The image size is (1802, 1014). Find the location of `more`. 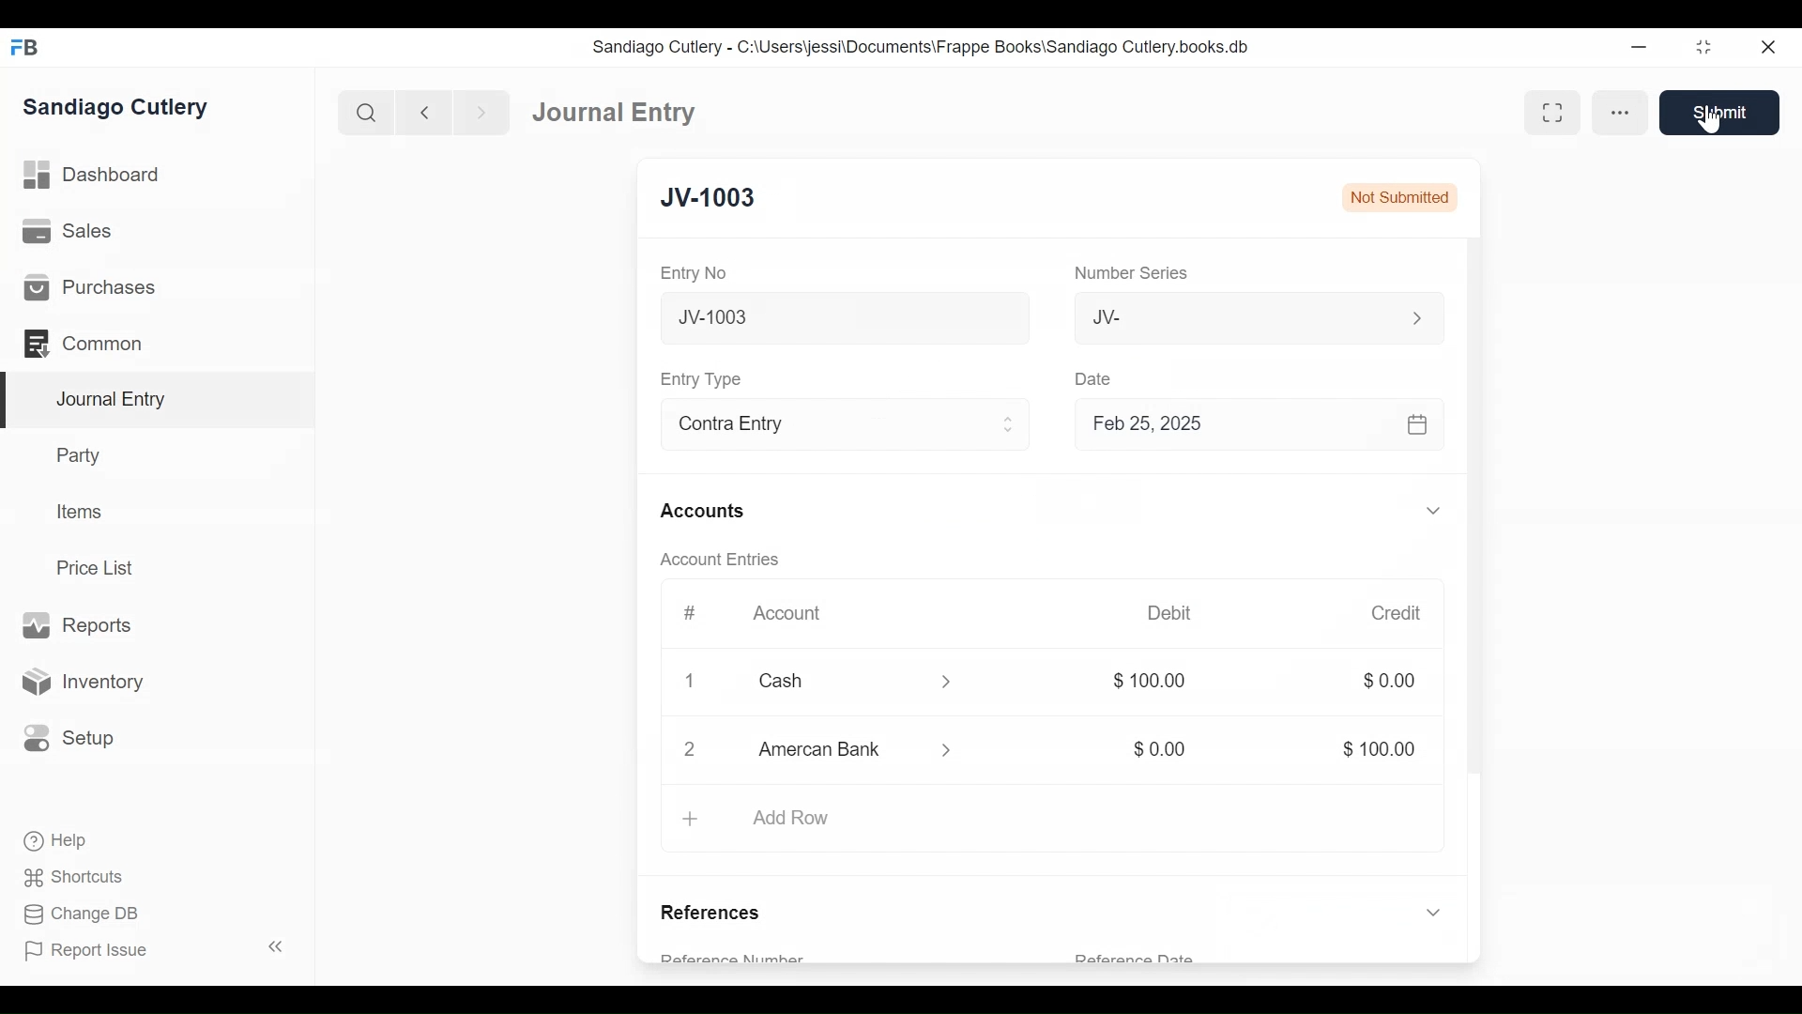

more is located at coordinates (1620, 111).